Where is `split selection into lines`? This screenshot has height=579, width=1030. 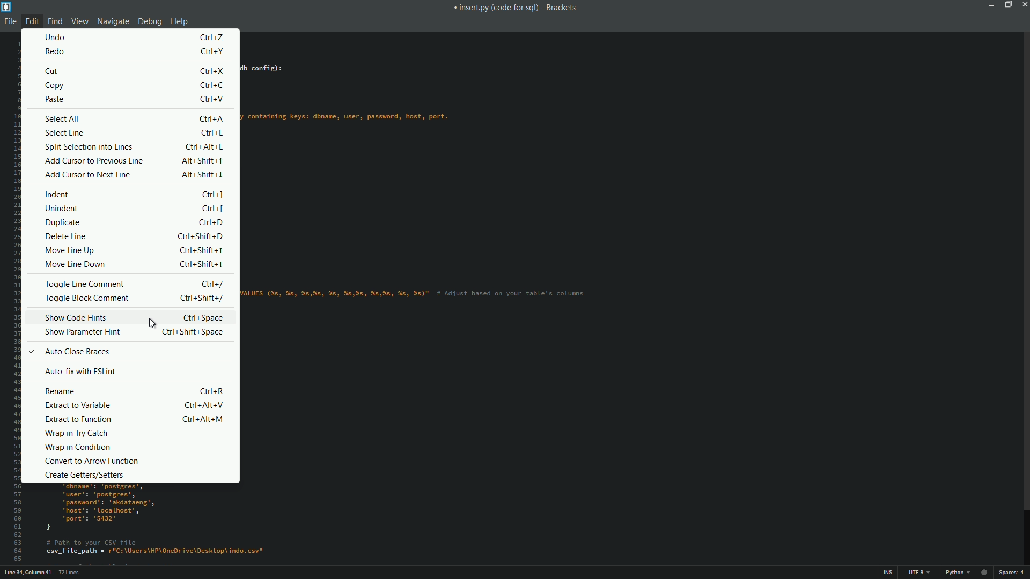 split selection into lines is located at coordinates (88, 147).